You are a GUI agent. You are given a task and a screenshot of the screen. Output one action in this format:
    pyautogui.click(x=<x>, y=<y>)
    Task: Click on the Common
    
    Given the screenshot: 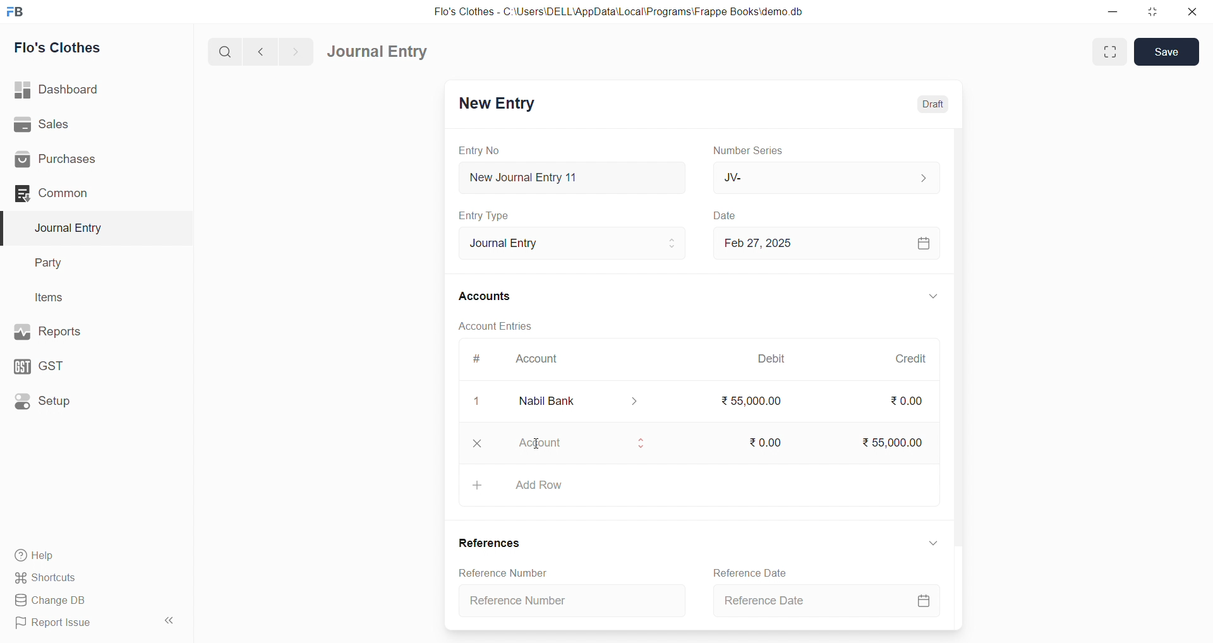 What is the action you would take?
    pyautogui.click(x=76, y=194)
    